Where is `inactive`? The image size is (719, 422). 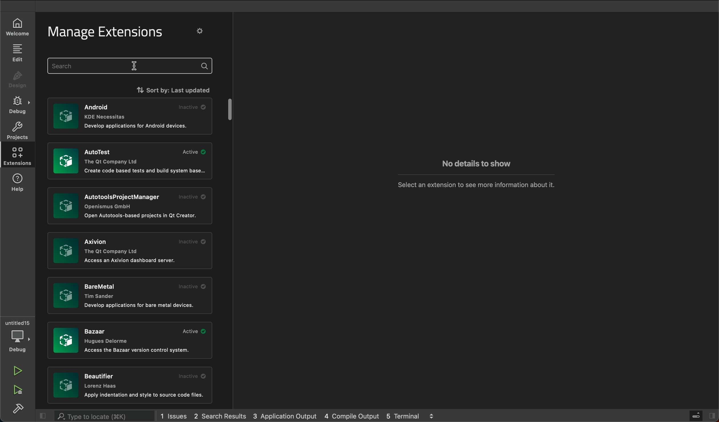
inactive is located at coordinates (191, 241).